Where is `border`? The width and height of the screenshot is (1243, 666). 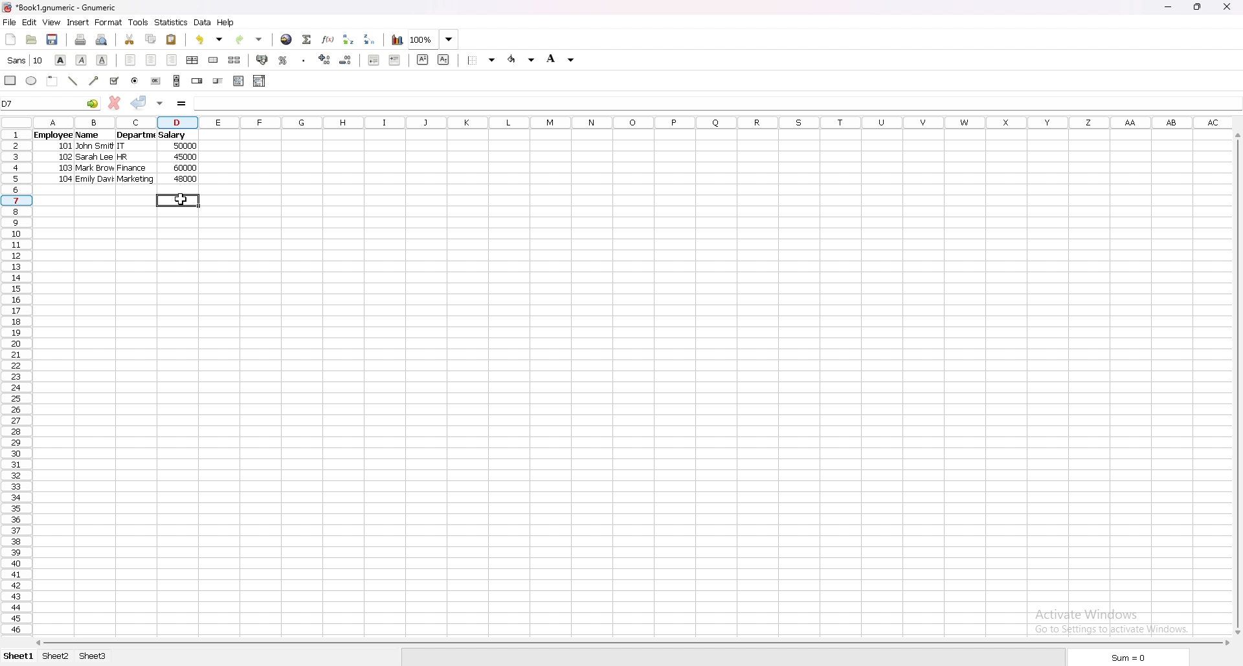
border is located at coordinates (482, 60).